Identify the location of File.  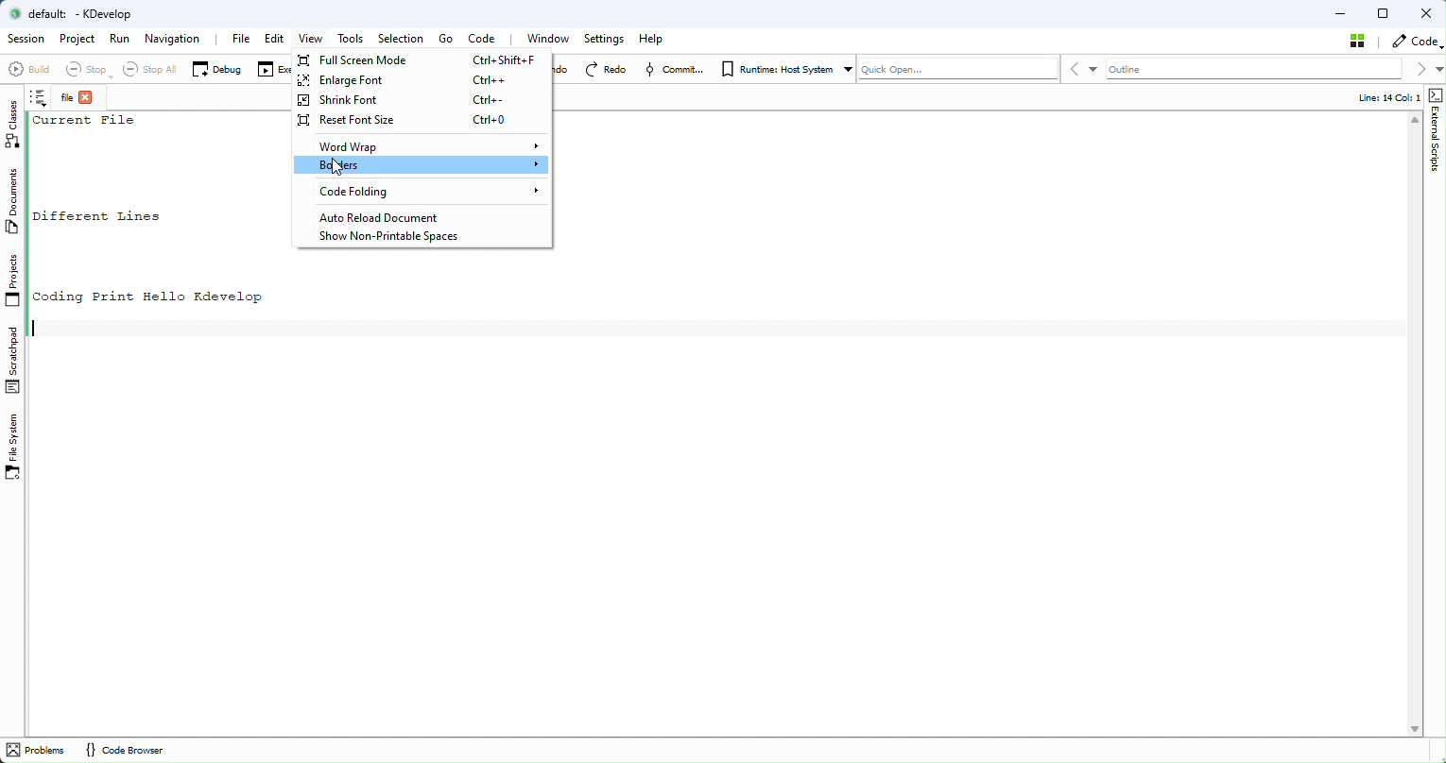
(241, 38).